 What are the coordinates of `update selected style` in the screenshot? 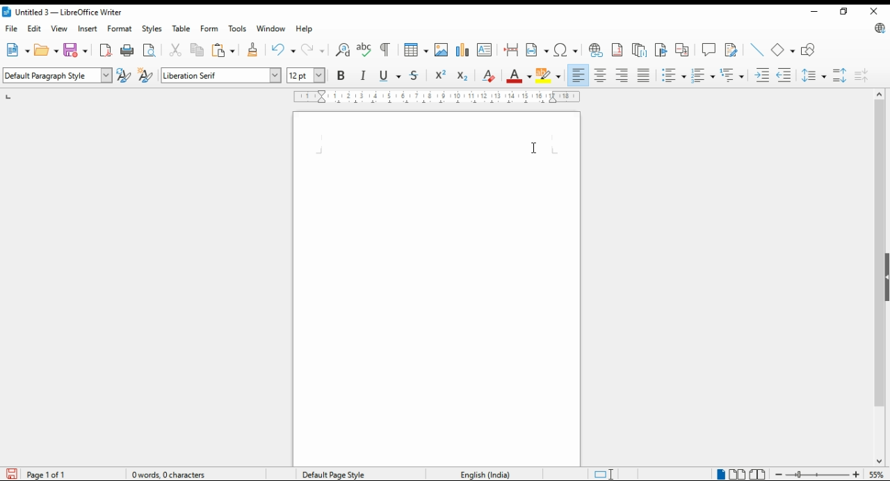 It's located at (124, 75).